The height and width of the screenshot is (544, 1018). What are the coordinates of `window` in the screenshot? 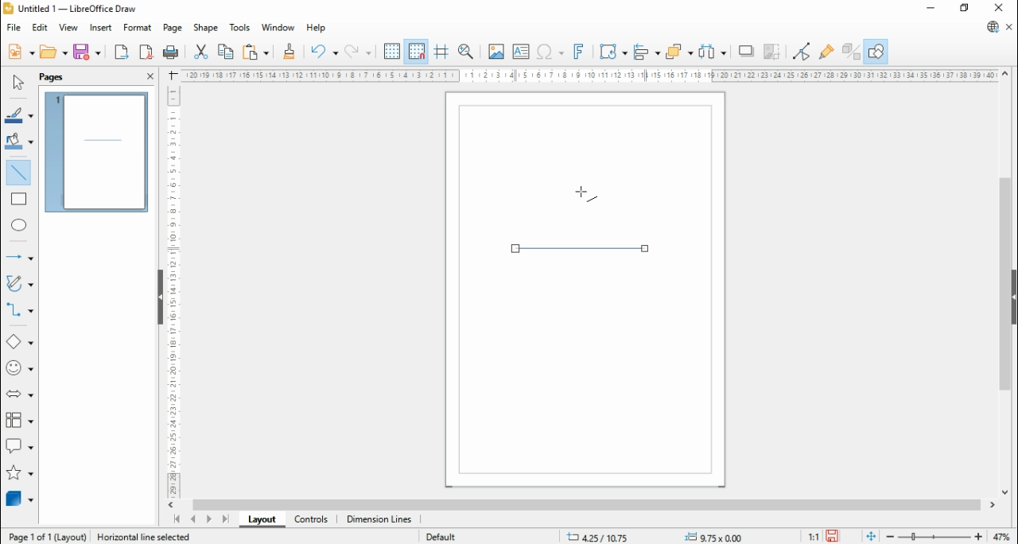 It's located at (278, 29).